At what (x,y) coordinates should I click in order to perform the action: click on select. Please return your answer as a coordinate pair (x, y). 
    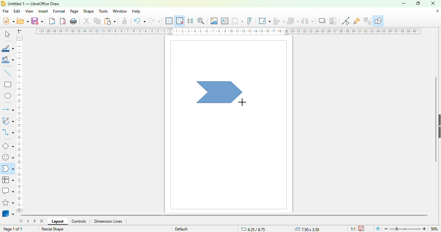
    Looking at the image, I should click on (7, 34).